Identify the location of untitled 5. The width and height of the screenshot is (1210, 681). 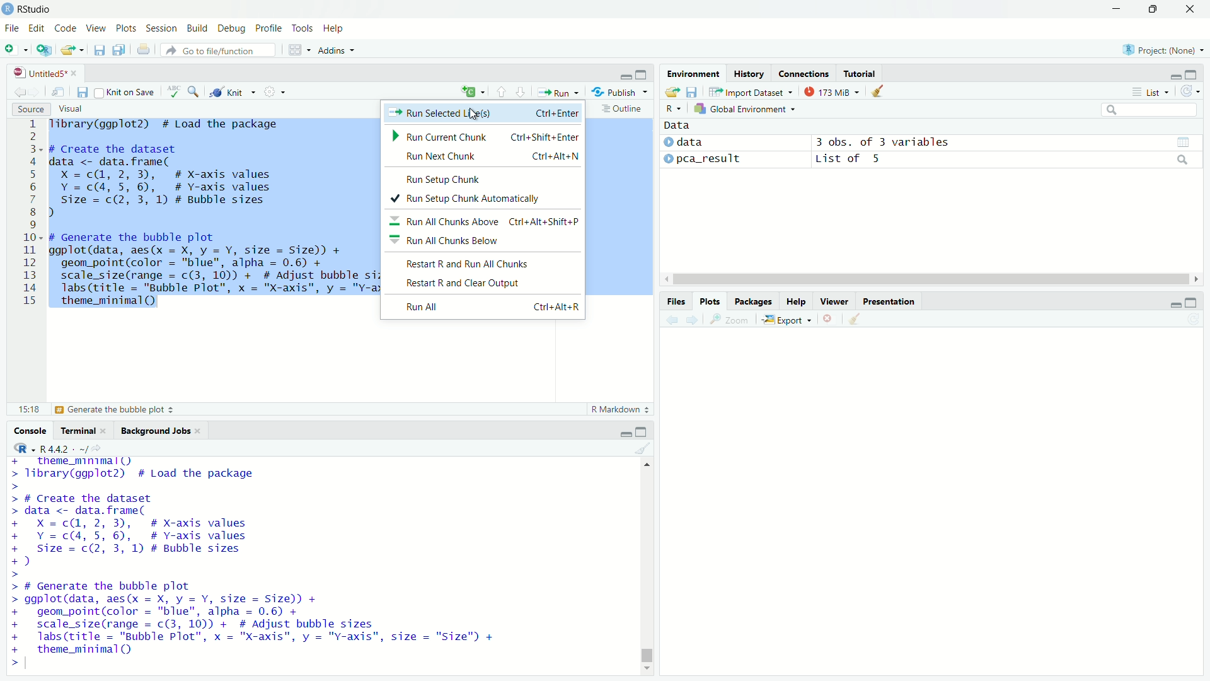
(42, 73).